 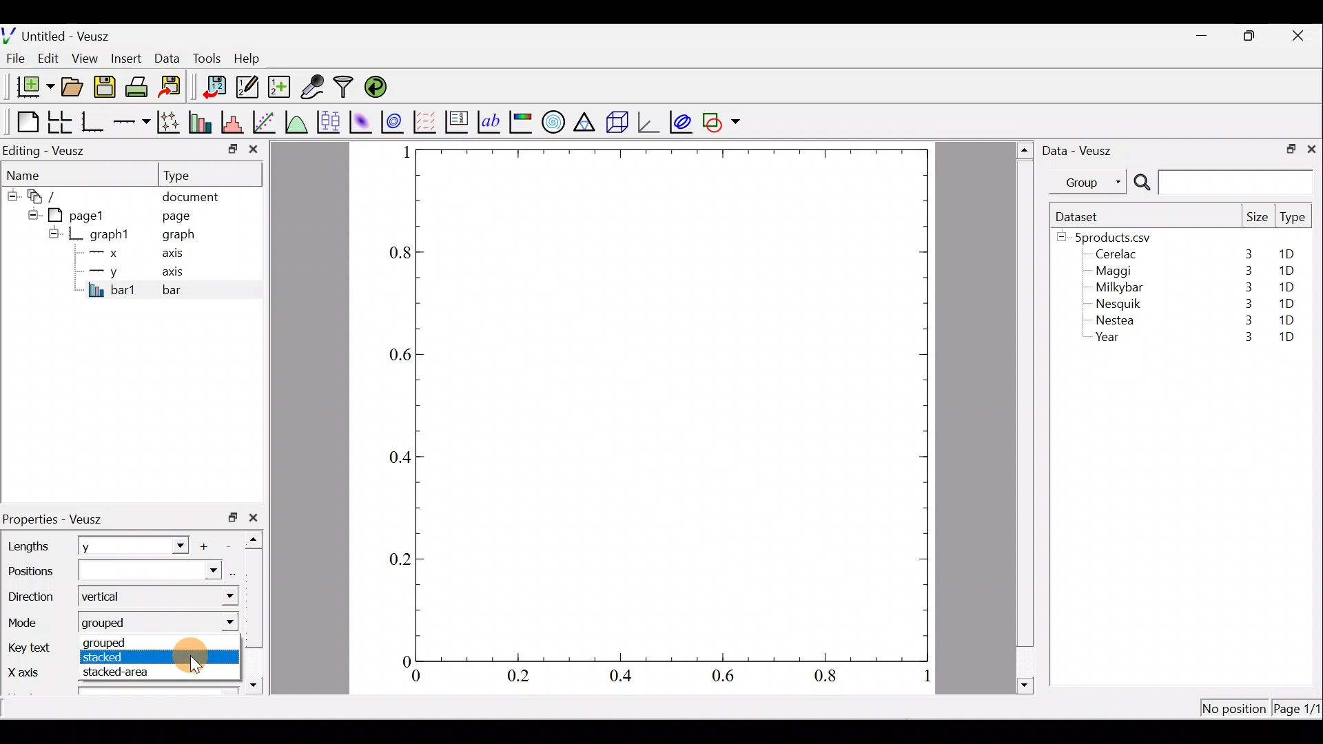 I want to click on Blank page, so click(x=24, y=122).